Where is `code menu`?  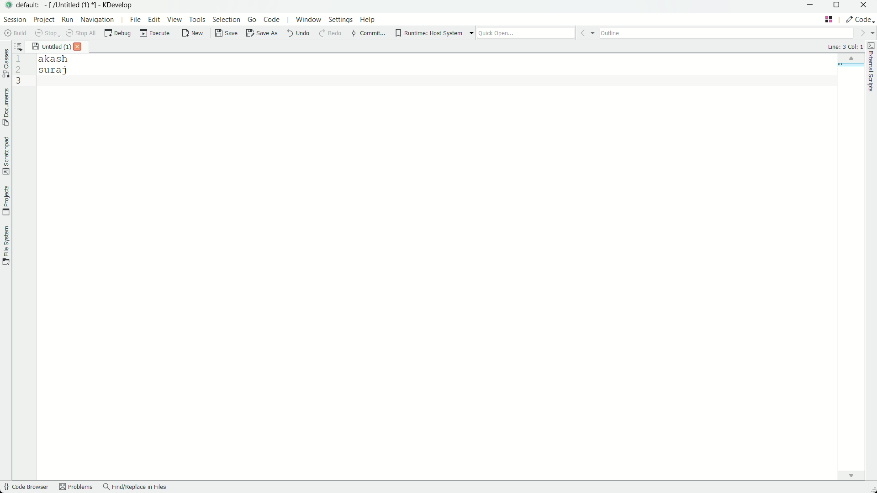 code menu is located at coordinates (271, 19).